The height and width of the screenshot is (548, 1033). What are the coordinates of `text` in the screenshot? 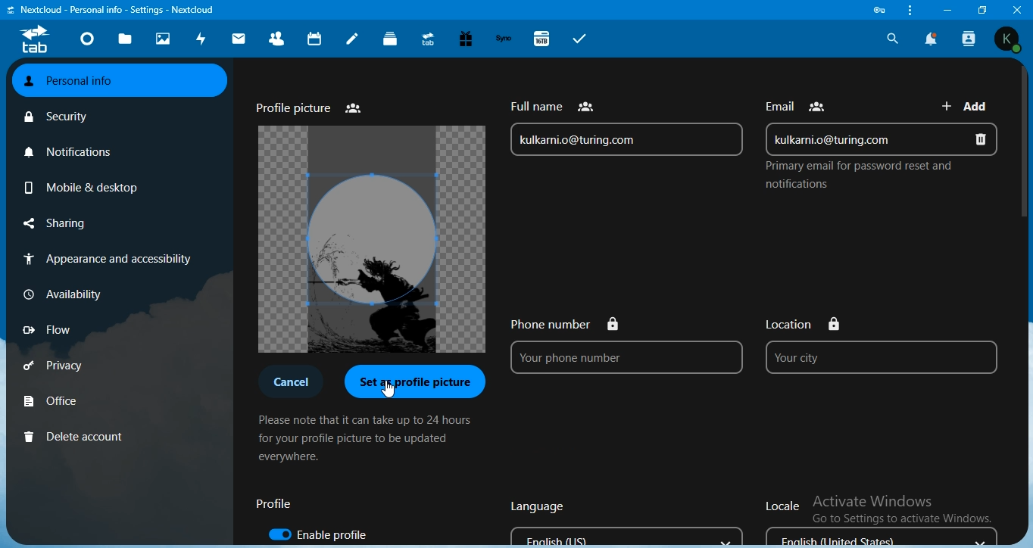 It's located at (288, 384).